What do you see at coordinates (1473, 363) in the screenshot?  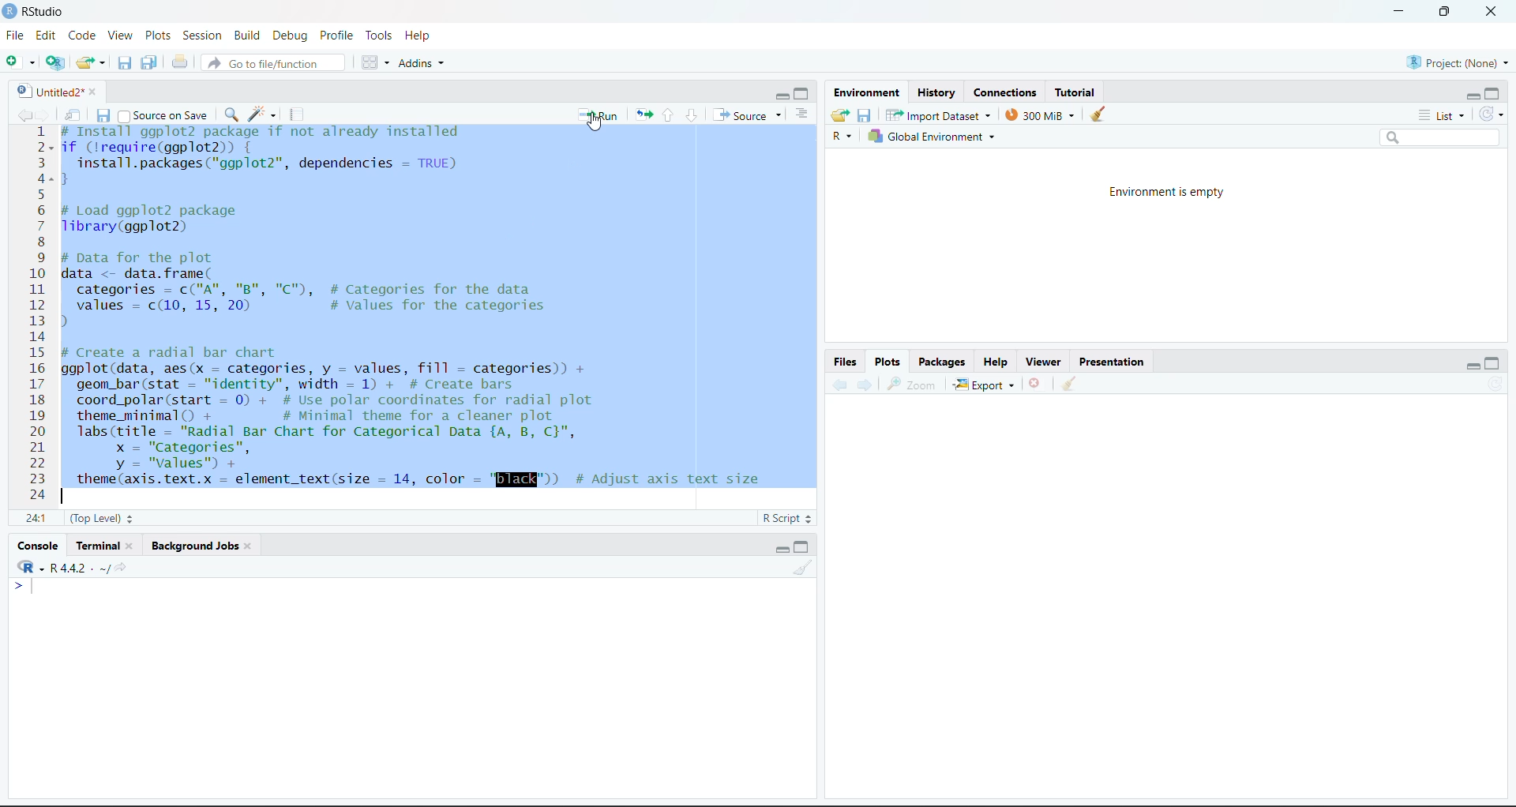 I see `hide r script` at bounding box center [1473, 363].